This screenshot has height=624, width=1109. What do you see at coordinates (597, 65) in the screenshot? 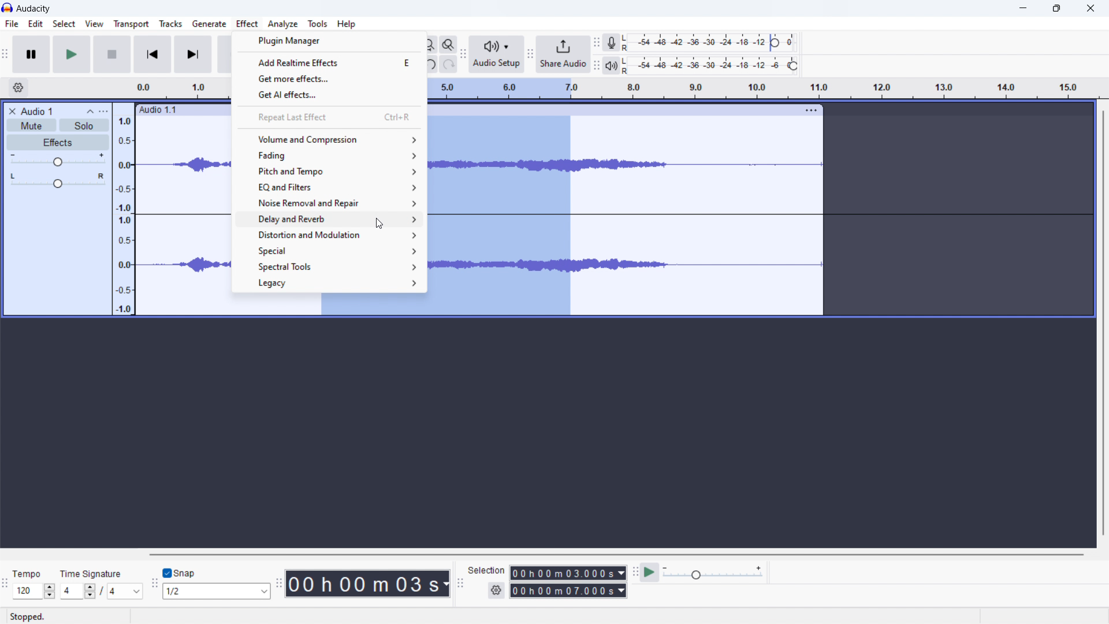
I see `playback meter toolbar` at bounding box center [597, 65].